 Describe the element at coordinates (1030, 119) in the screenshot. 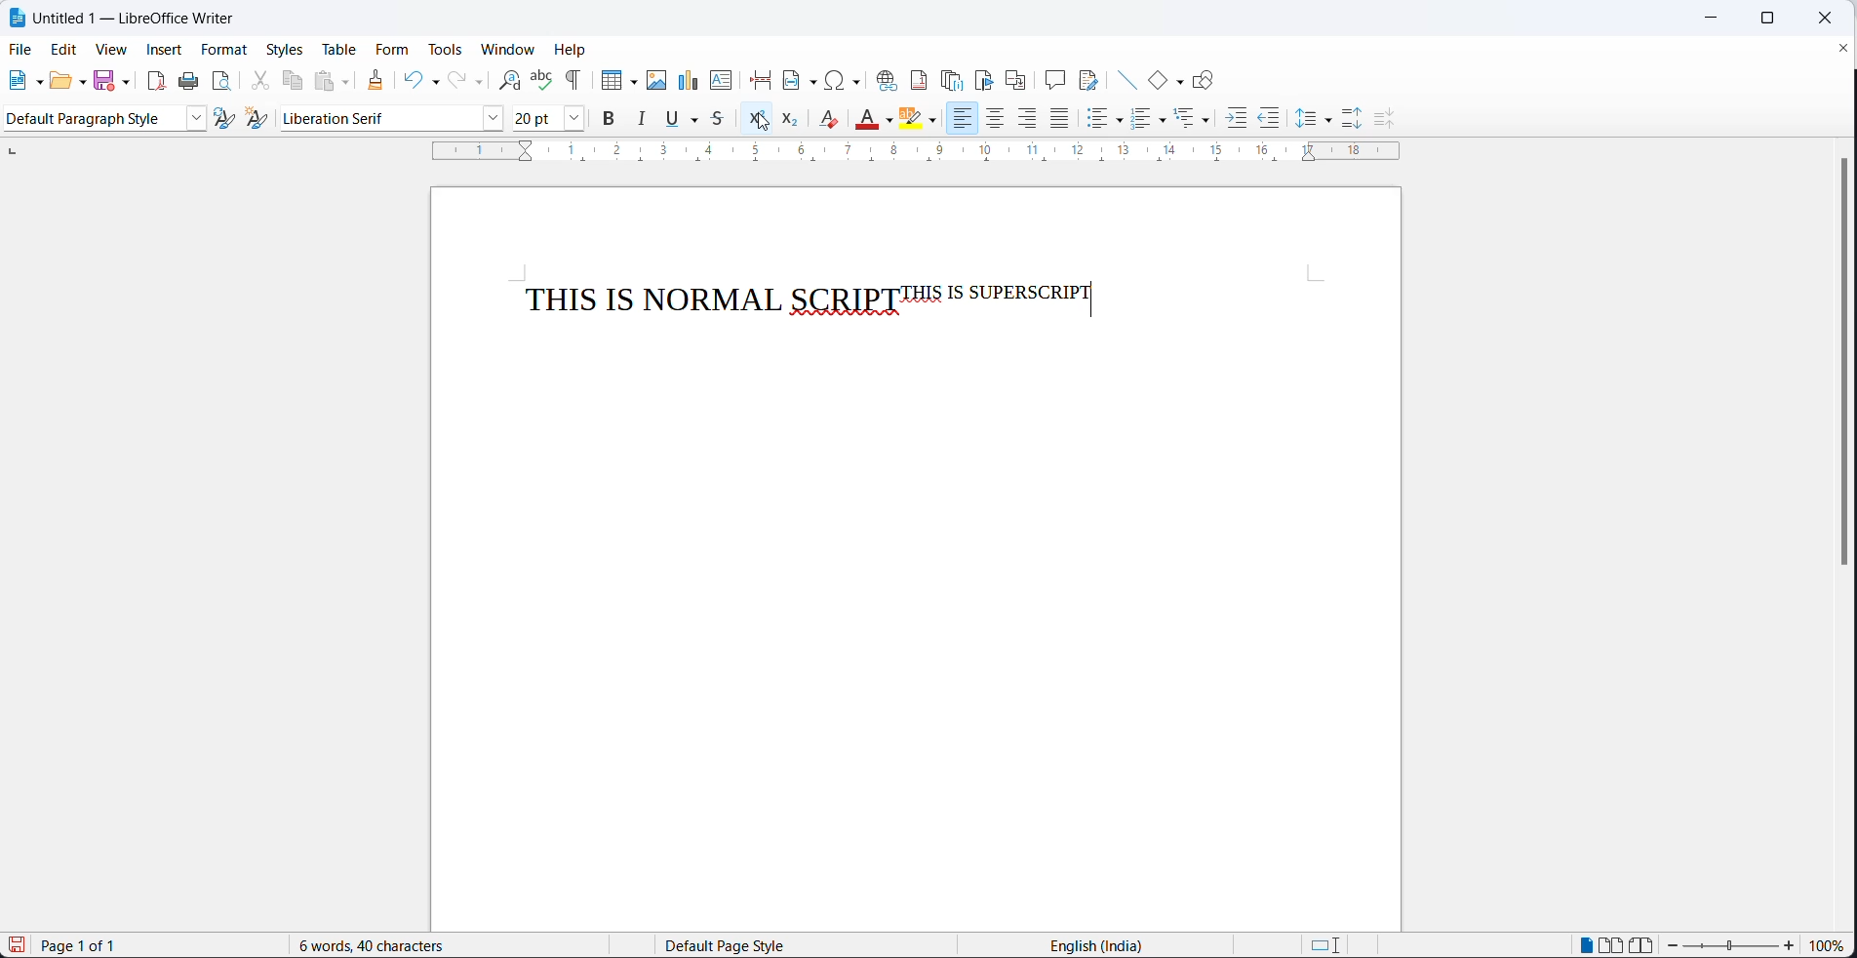

I see `text align right` at that location.